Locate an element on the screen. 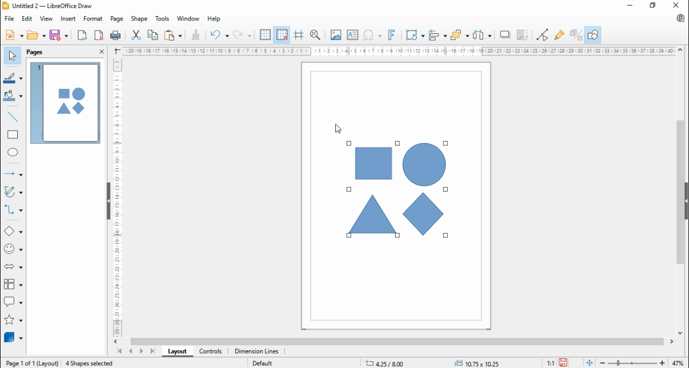 This screenshot has height=368, width=689. page 1 is located at coordinates (65, 103).